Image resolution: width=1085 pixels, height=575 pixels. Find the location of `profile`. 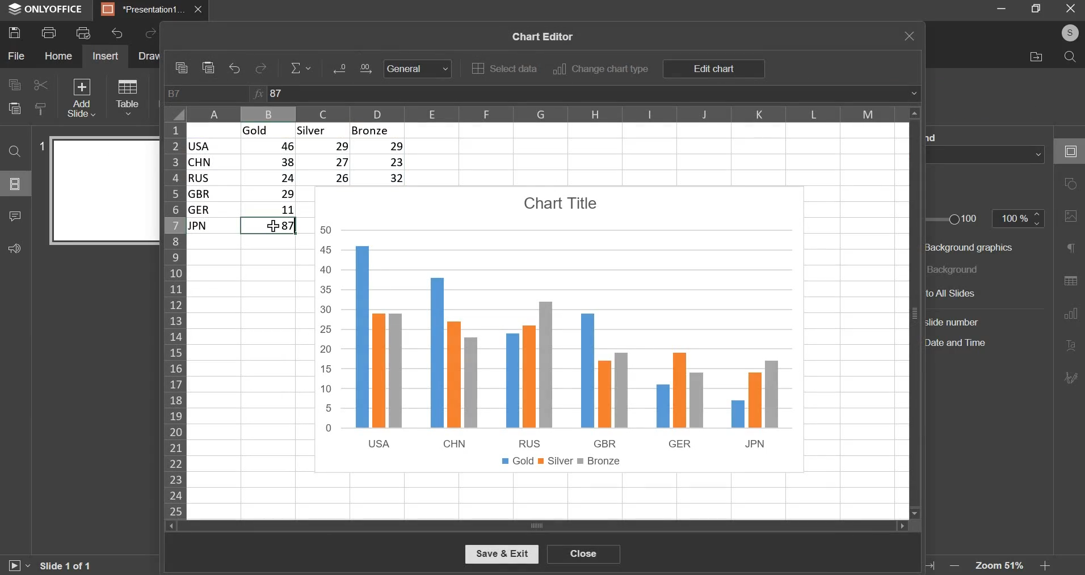

profile is located at coordinates (1069, 32).